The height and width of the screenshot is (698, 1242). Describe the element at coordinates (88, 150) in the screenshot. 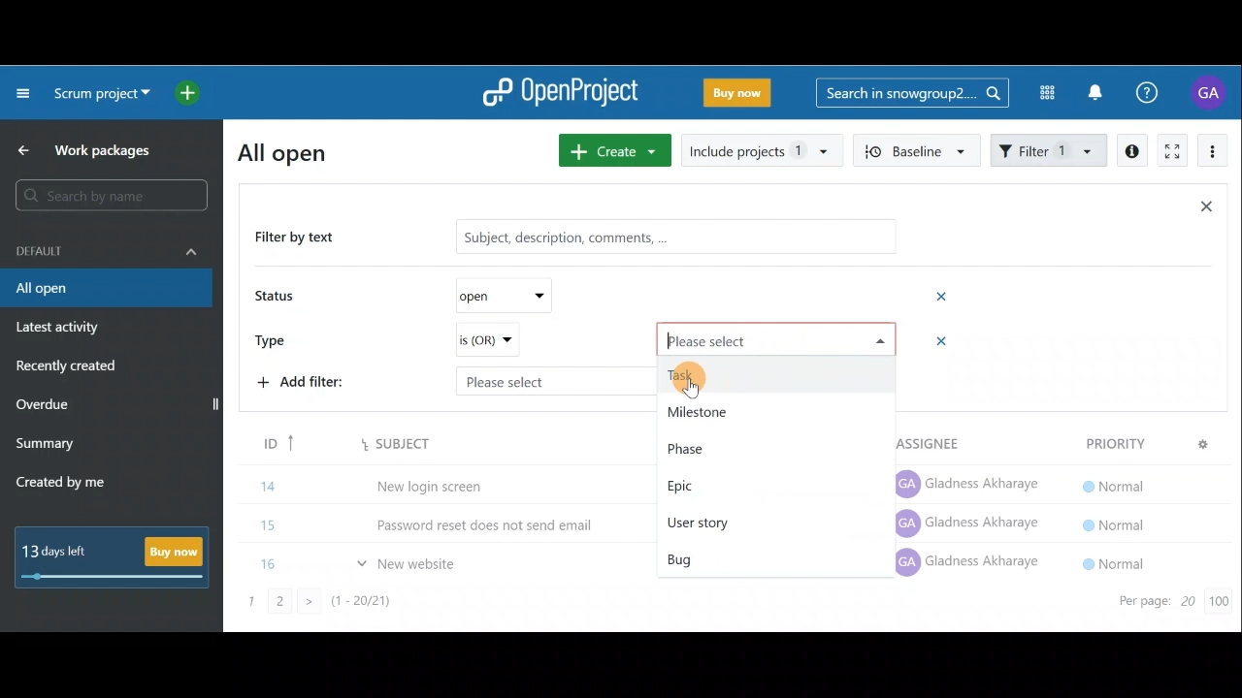

I see `Work packages` at that location.